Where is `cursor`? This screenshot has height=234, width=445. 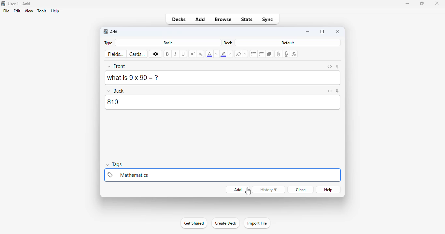
cursor is located at coordinates (248, 191).